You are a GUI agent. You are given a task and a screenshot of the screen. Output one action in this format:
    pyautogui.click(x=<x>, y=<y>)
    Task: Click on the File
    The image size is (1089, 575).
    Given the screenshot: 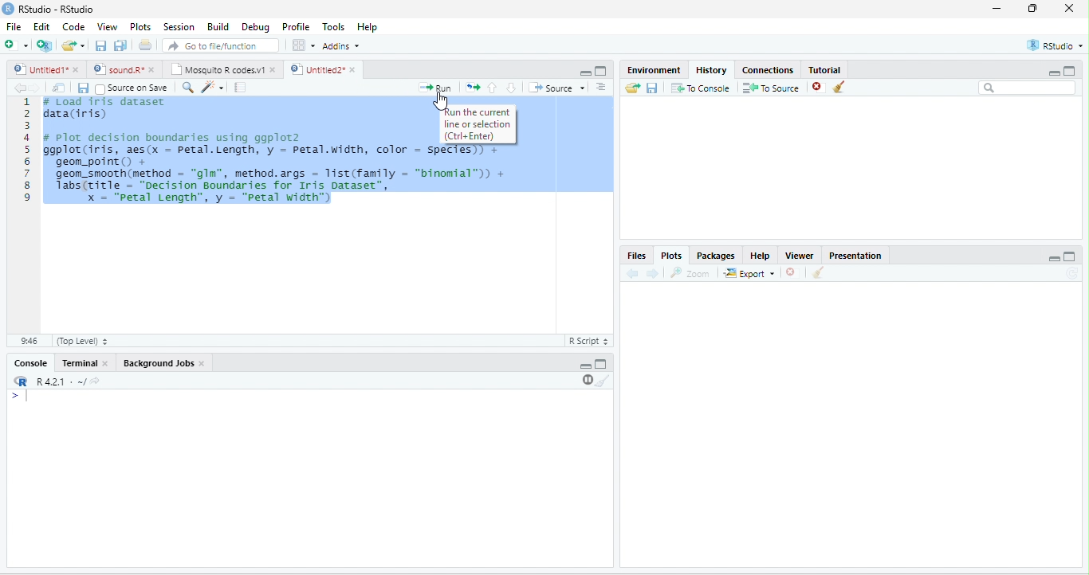 What is the action you would take?
    pyautogui.click(x=14, y=26)
    